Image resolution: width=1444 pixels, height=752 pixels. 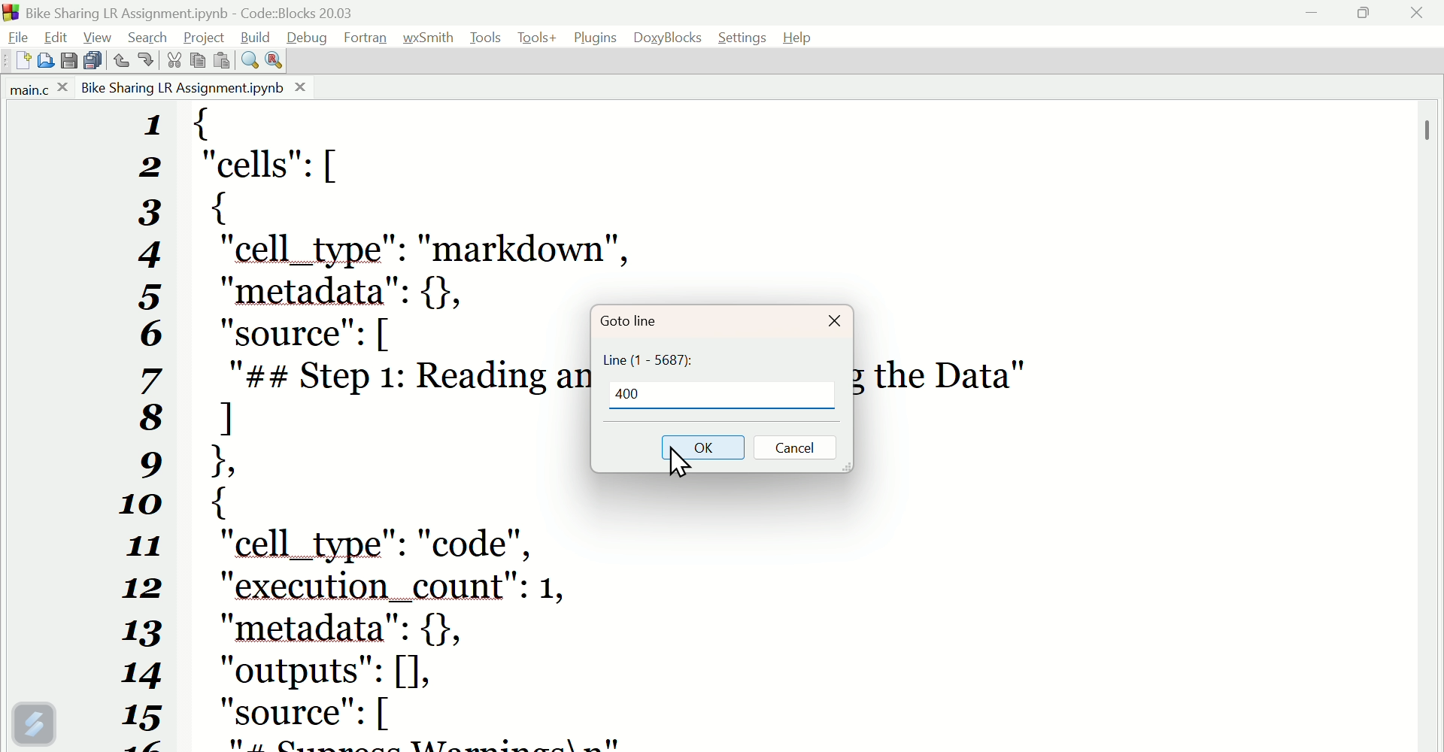 I want to click on Debug, so click(x=308, y=37).